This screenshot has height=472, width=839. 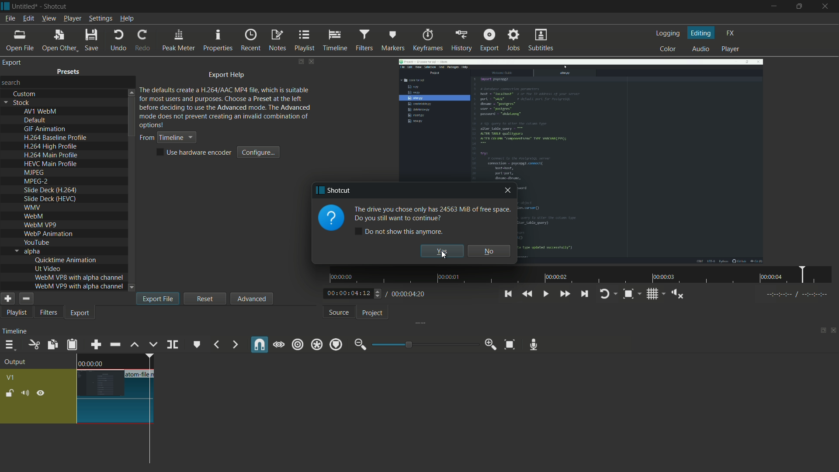 What do you see at coordinates (251, 41) in the screenshot?
I see `recent` at bounding box center [251, 41].